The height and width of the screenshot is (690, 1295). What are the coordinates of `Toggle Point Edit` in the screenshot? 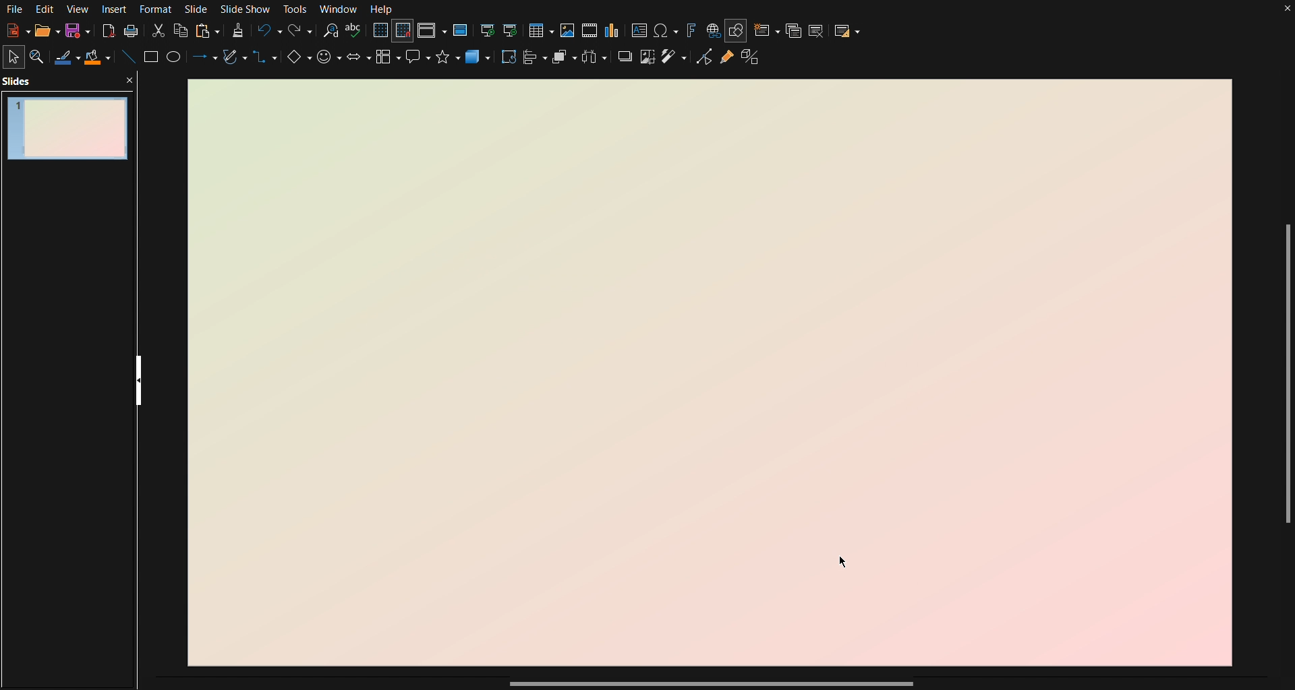 It's located at (702, 61).